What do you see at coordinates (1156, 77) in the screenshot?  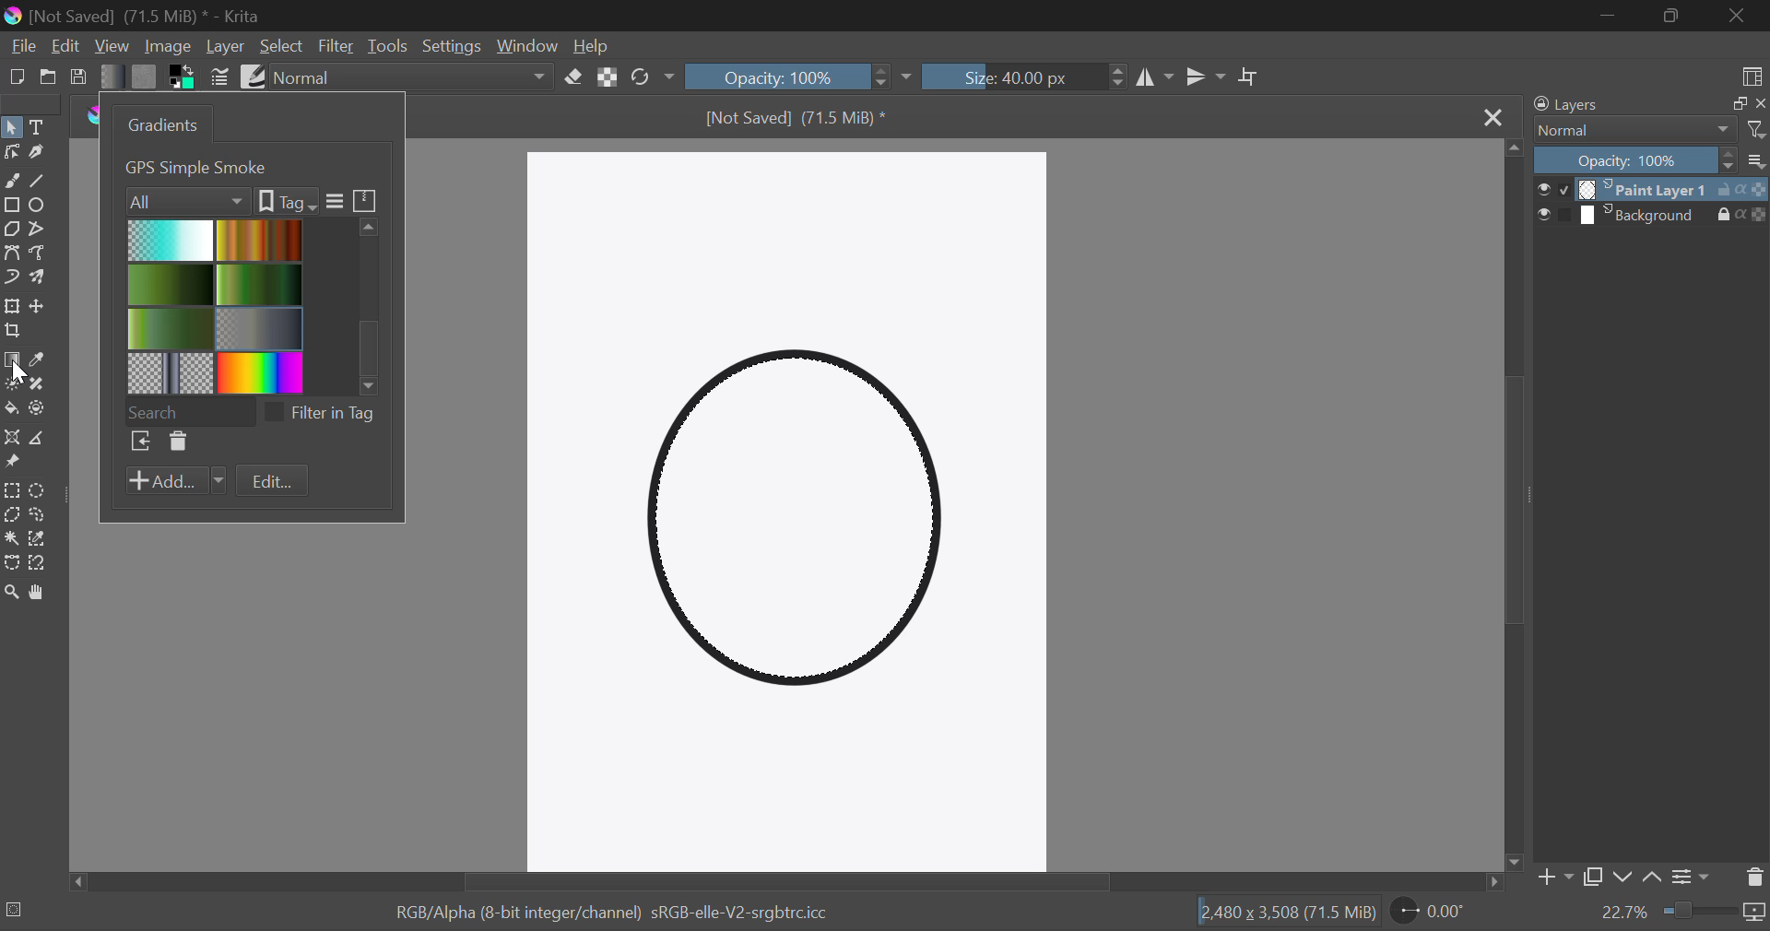 I see `Vertical Mirror Flip` at bounding box center [1156, 77].